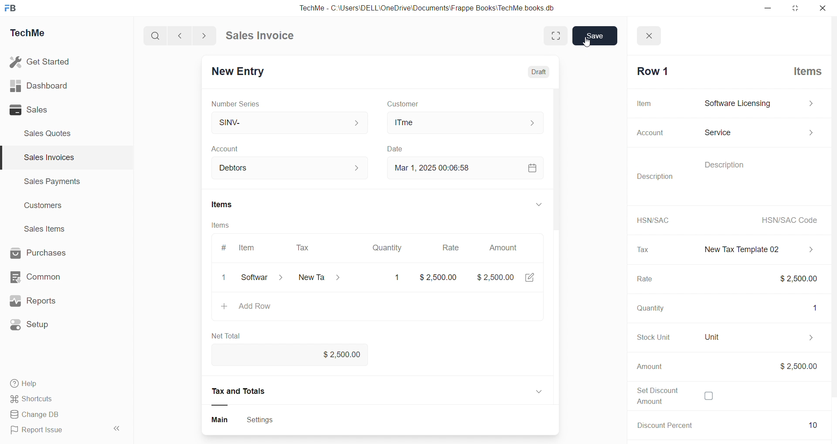 The height and width of the screenshot is (444, 837). Describe the element at coordinates (318, 278) in the screenshot. I see `NewTa >` at that location.